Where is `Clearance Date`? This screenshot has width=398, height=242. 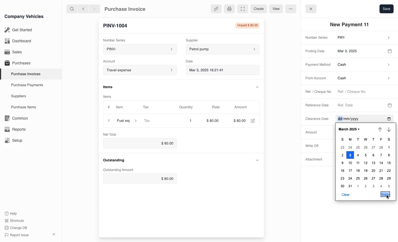 Clearance Date is located at coordinates (357, 119).